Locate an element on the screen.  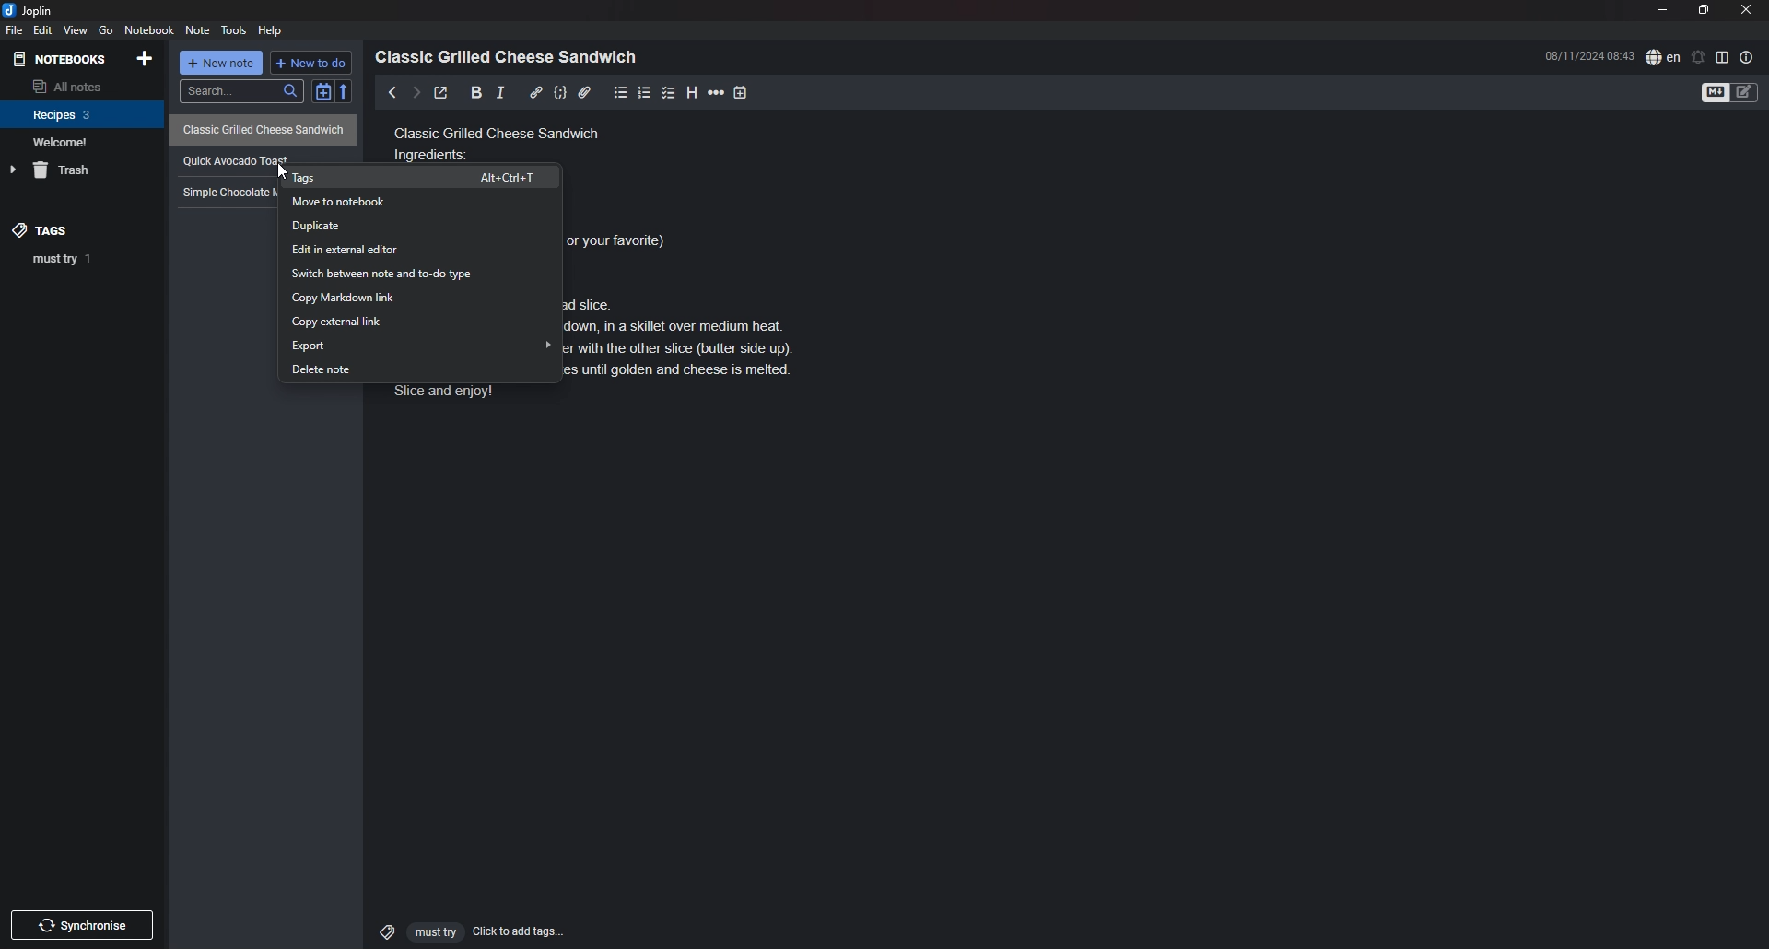
bullet list is located at coordinates (621, 92).